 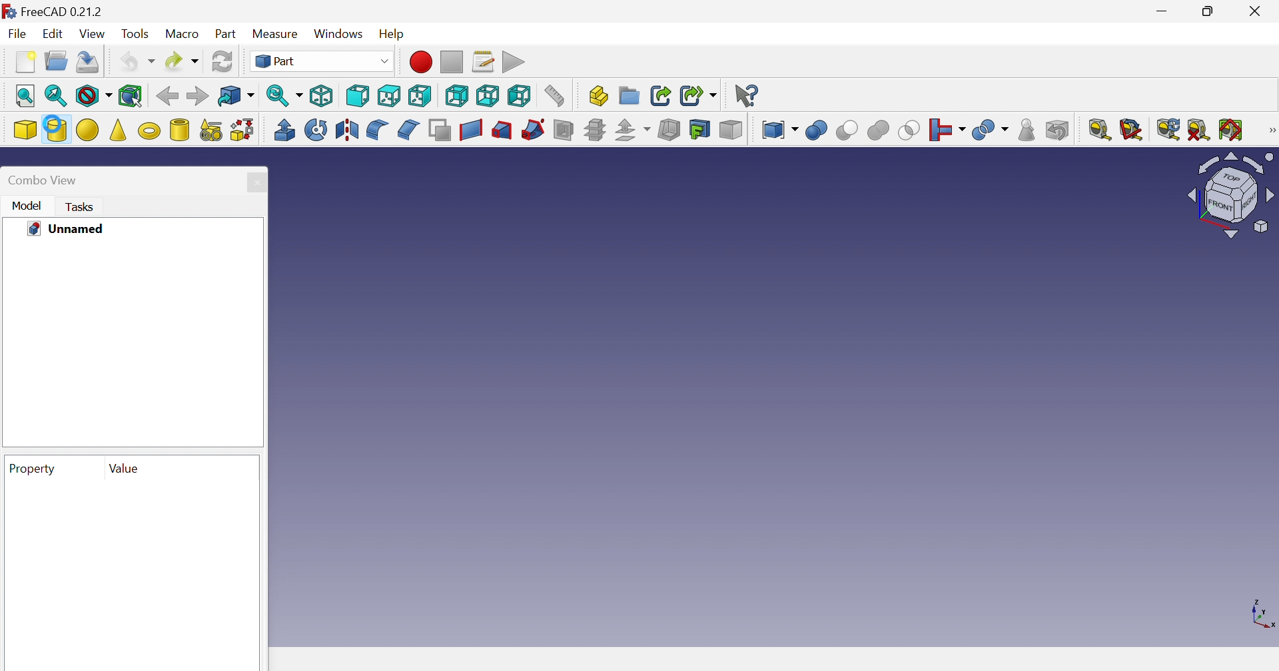 What do you see at coordinates (564, 130) in the screenshot?
I see `Section` at bounding box center [564, 130].